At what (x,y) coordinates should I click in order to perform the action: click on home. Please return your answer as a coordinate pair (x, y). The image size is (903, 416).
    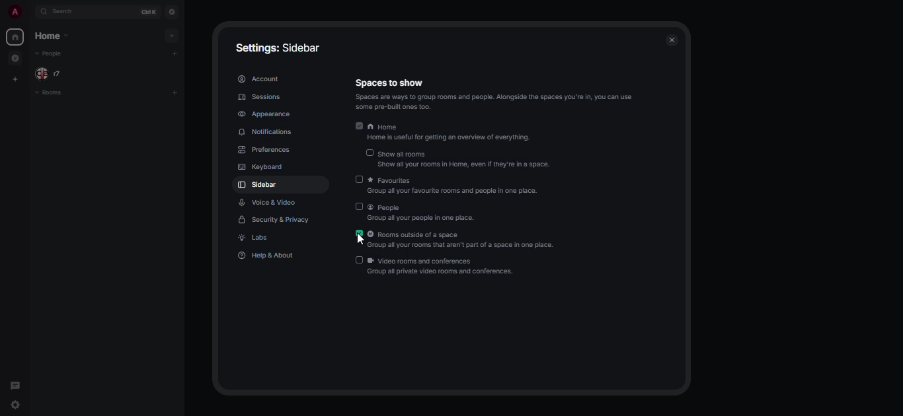
    Looking at the image, I should click on (15, 36).